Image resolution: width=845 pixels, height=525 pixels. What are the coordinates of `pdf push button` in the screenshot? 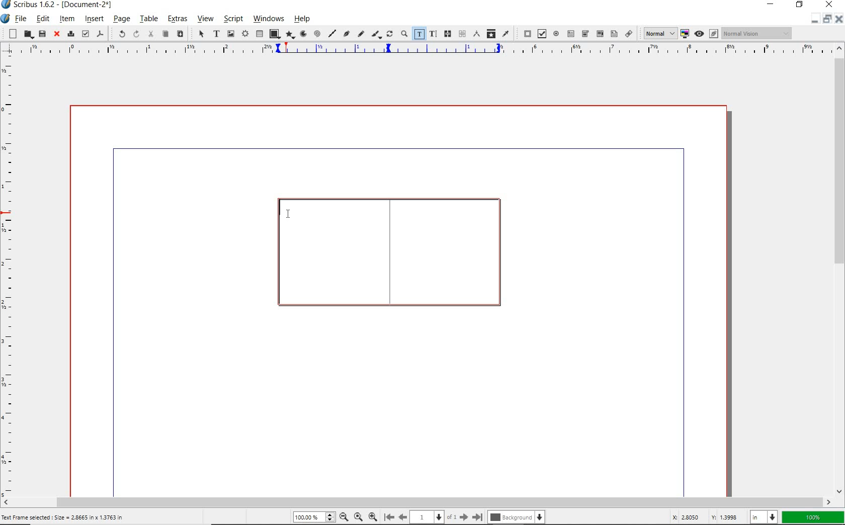 It's located at (524, 33).